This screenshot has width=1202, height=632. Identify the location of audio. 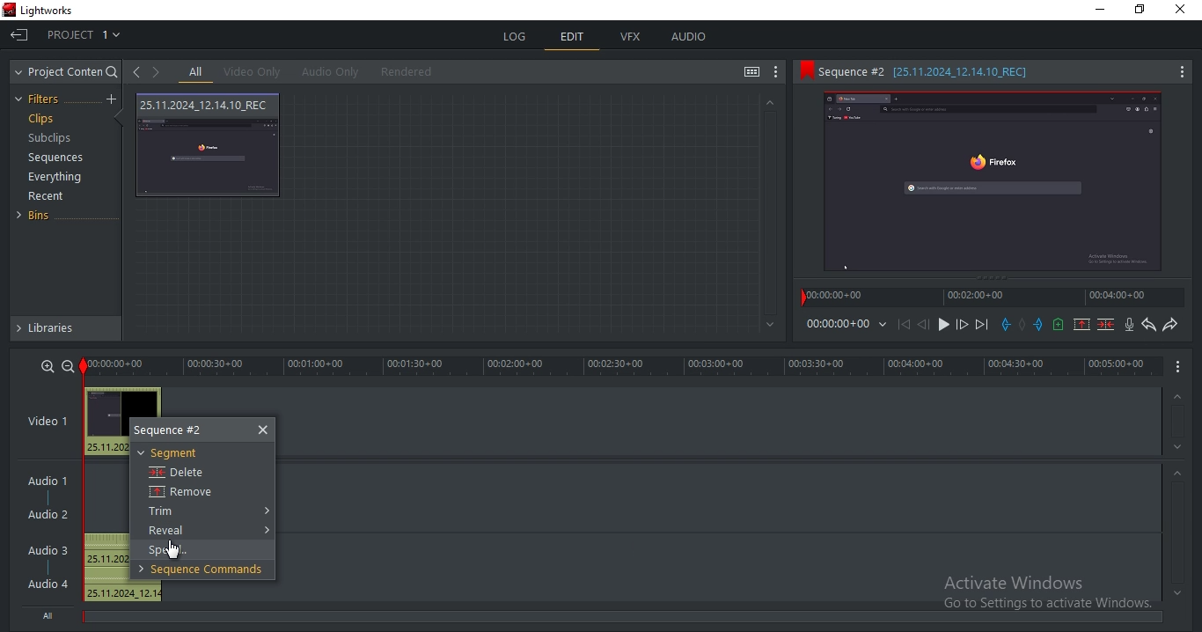
(50, 535).